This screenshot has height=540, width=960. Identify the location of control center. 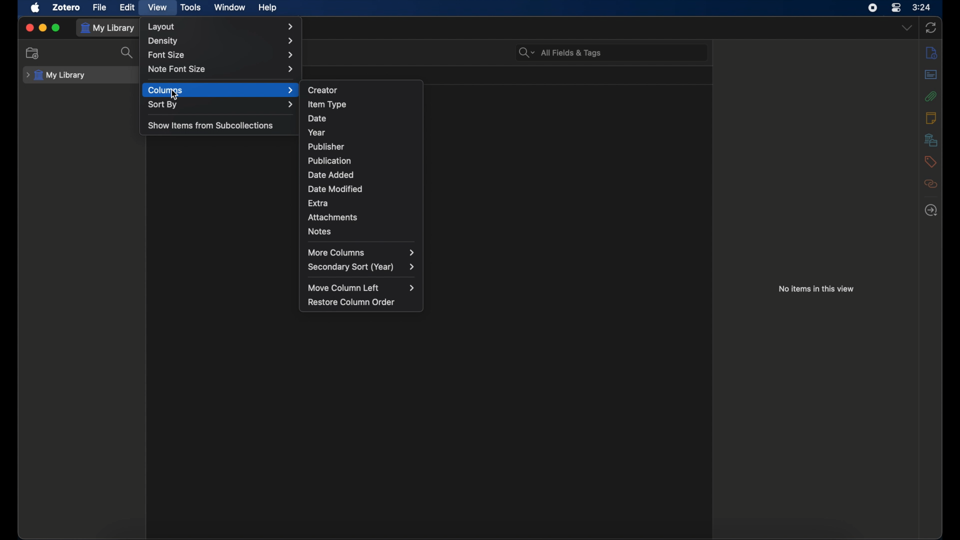
(896, 8).